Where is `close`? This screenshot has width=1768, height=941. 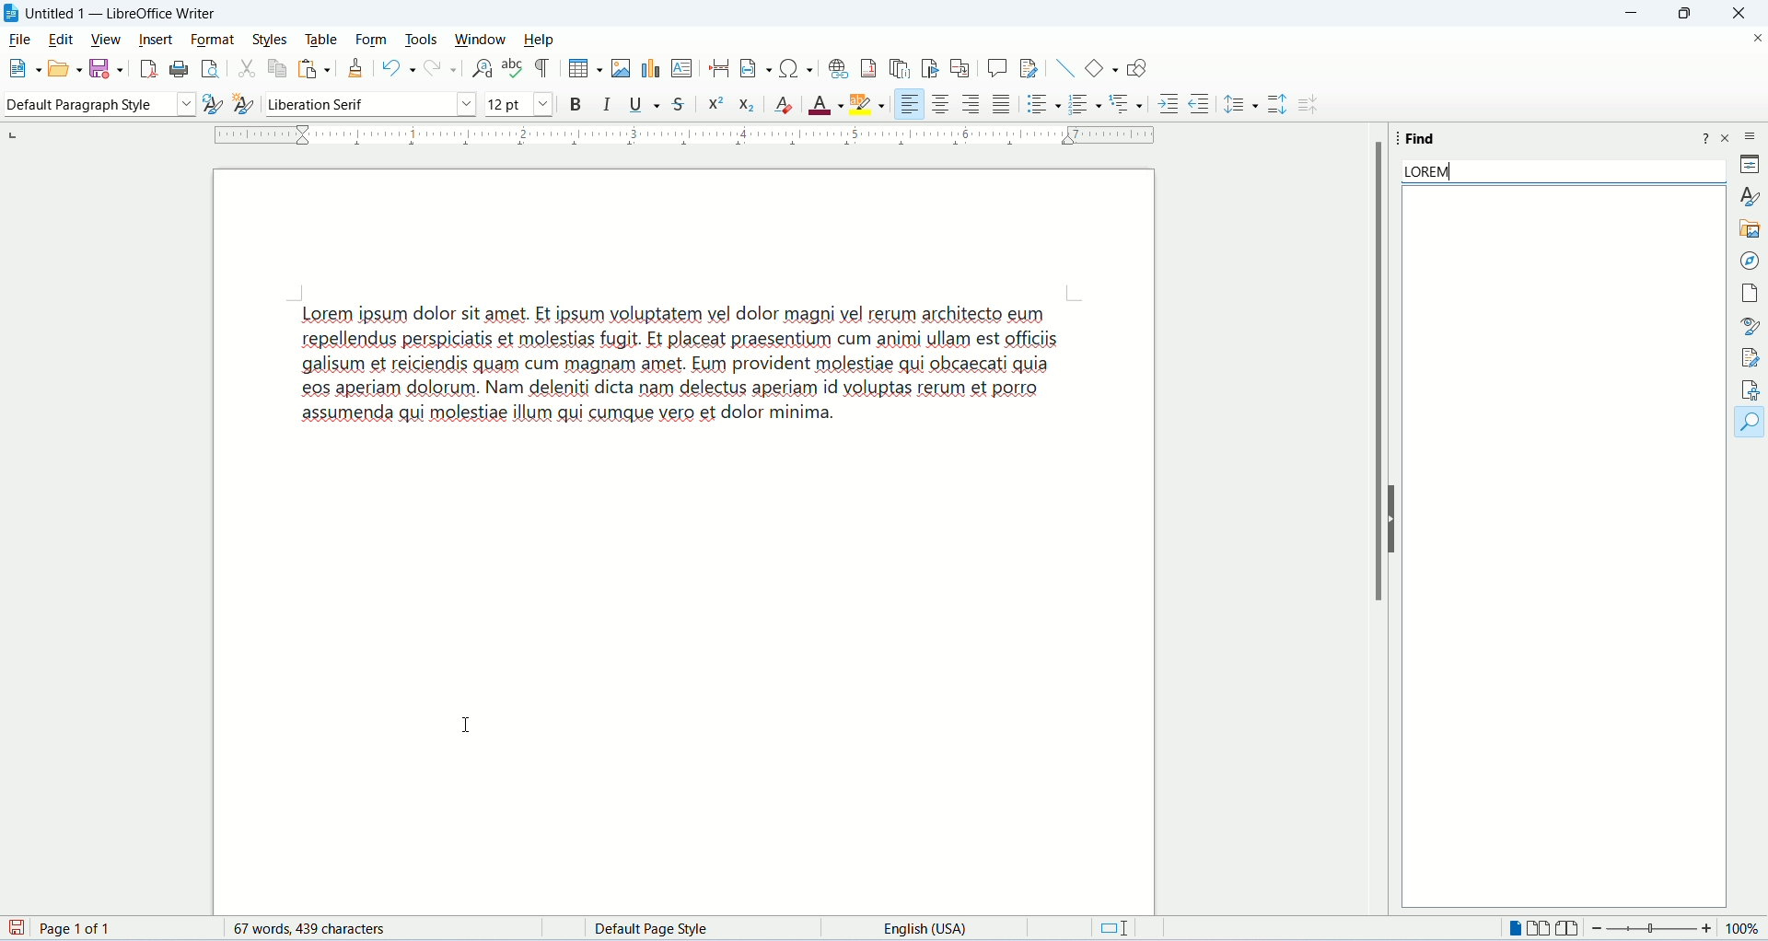 close is located at coordinates (1739, 15).